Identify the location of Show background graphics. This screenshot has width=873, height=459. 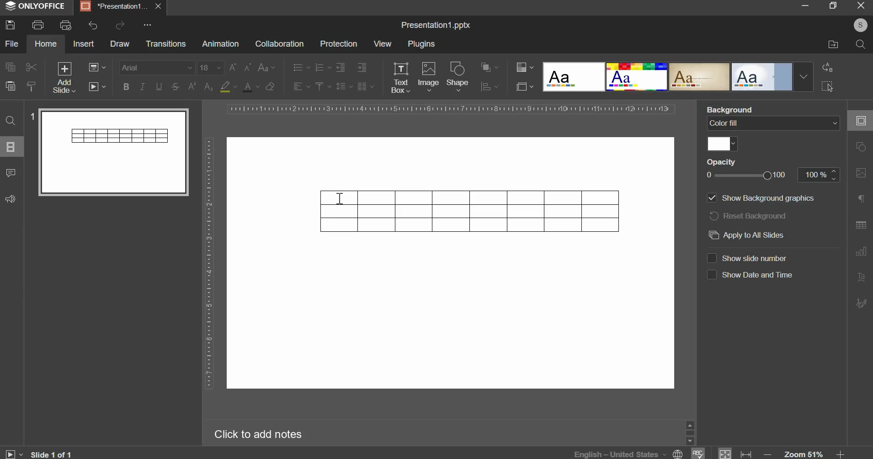
(766, 198).